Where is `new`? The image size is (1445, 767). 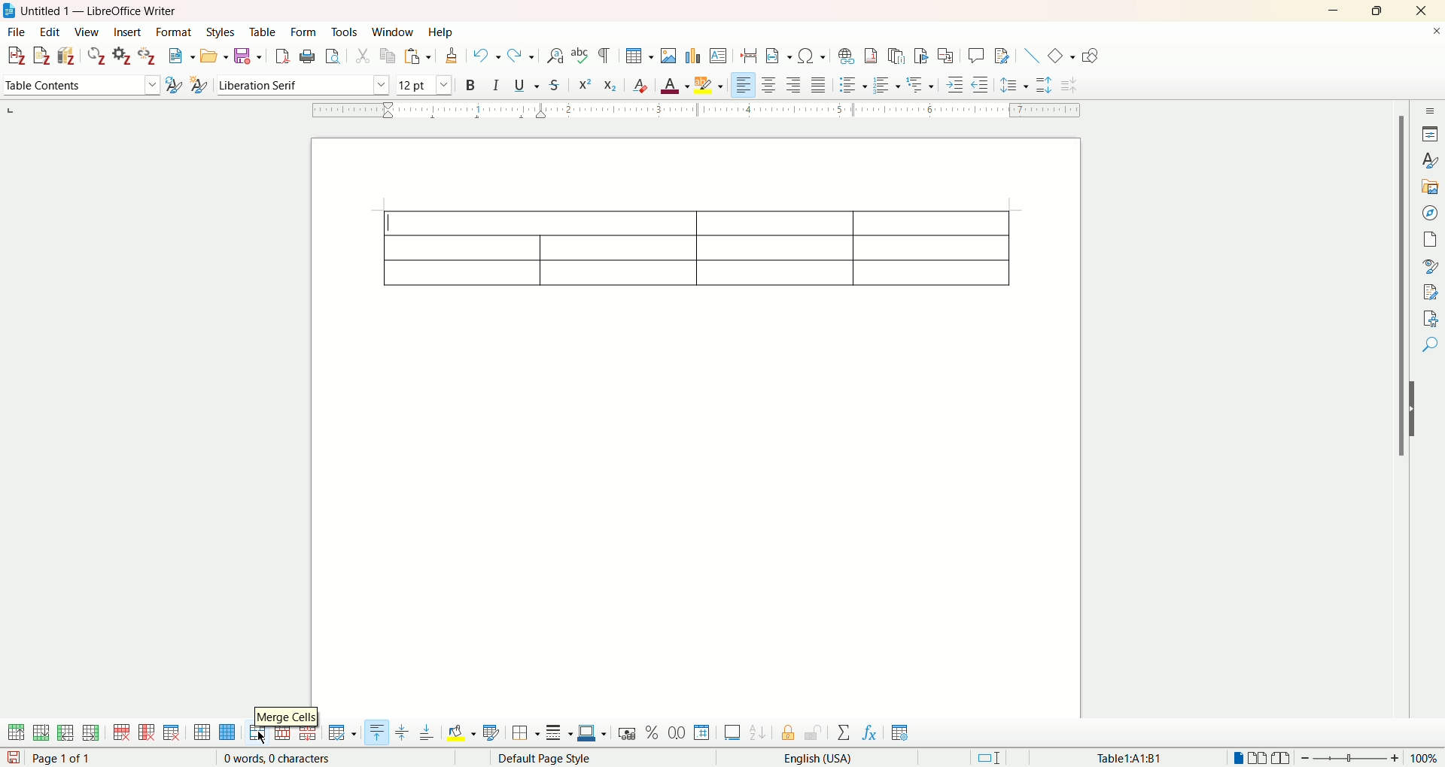 new is located at coordinates (180, 56).